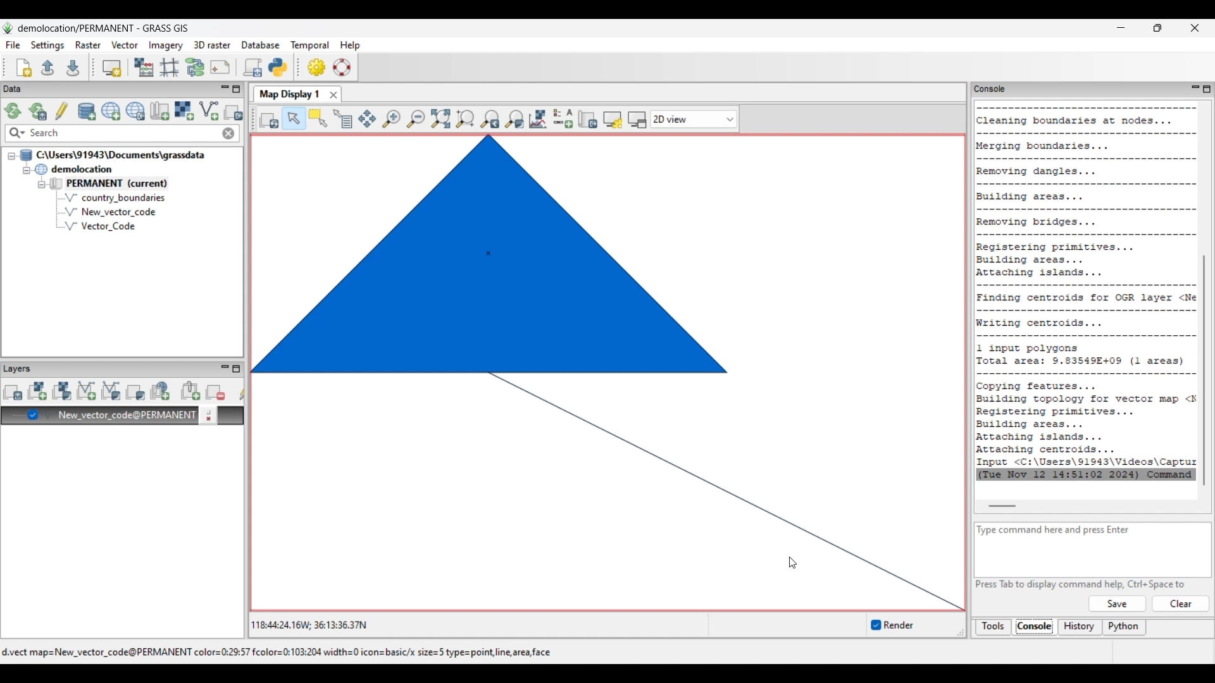 Image resolution: width=1215 pixels, height=683 pixels. I want to click on Double click to collapse file thread, so click(113, 155).